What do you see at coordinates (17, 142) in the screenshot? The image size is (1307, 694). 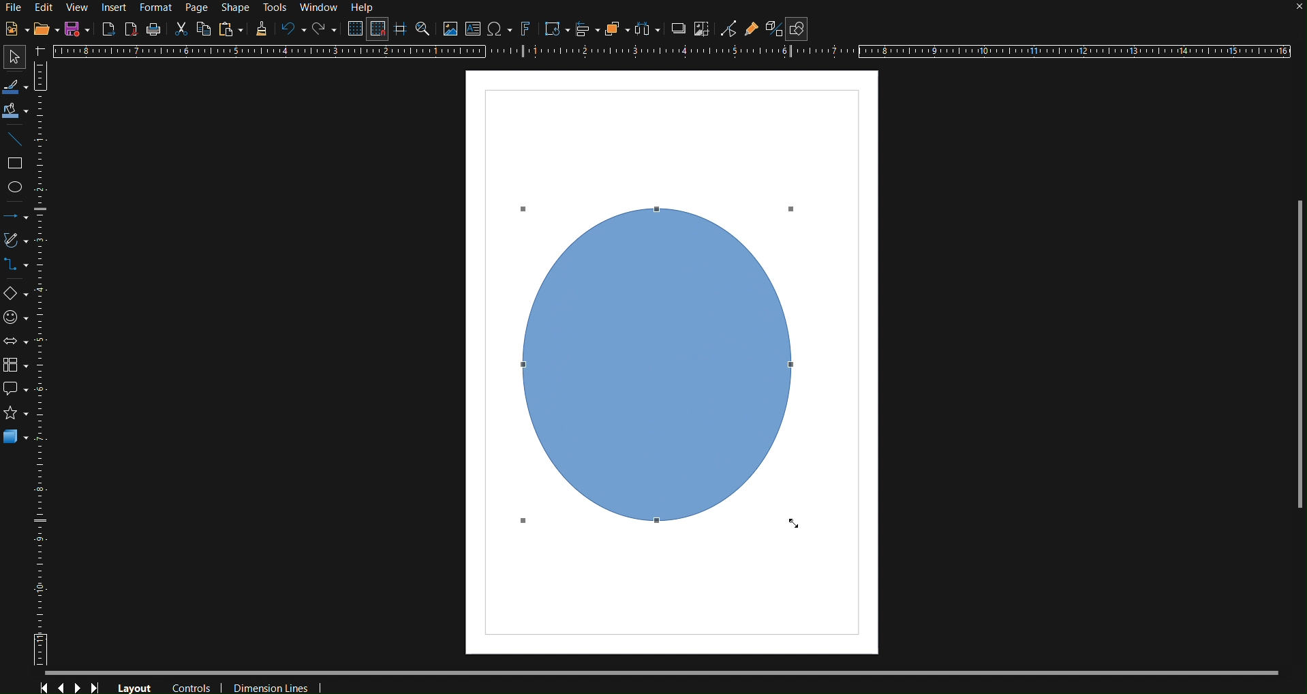 I see `Insert Line` at bounding box center [17, 142].